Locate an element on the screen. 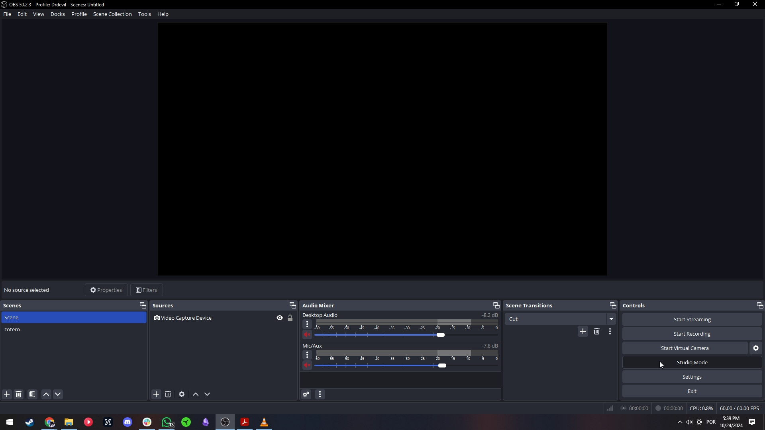 The image size is (765, 430). Recording runtime is located at coordinates (670, 408).